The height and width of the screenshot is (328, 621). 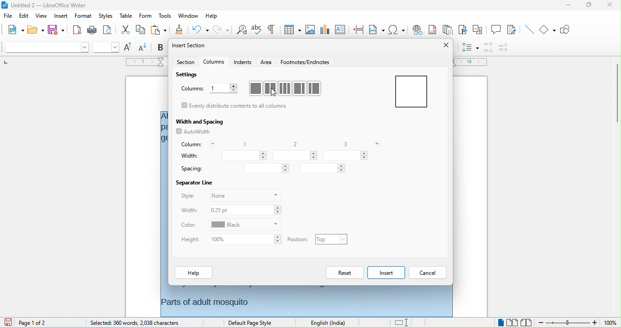 What do you see at coordinates (274, 93) in the screenshot?
I see `cursor` at bounding box center [274, 93].